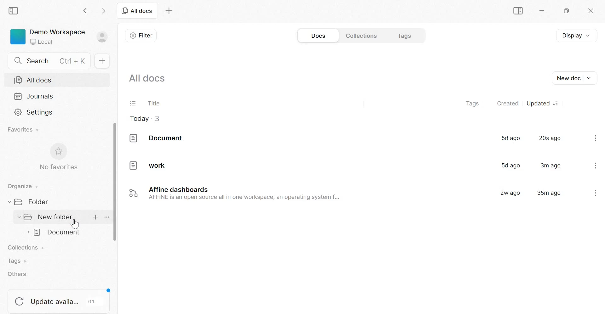 This screenshot has width=605, height=314. What do you see at coordinates (22, 185) in the screenshot?
I see `Organize` at bounding box center [22, 185].